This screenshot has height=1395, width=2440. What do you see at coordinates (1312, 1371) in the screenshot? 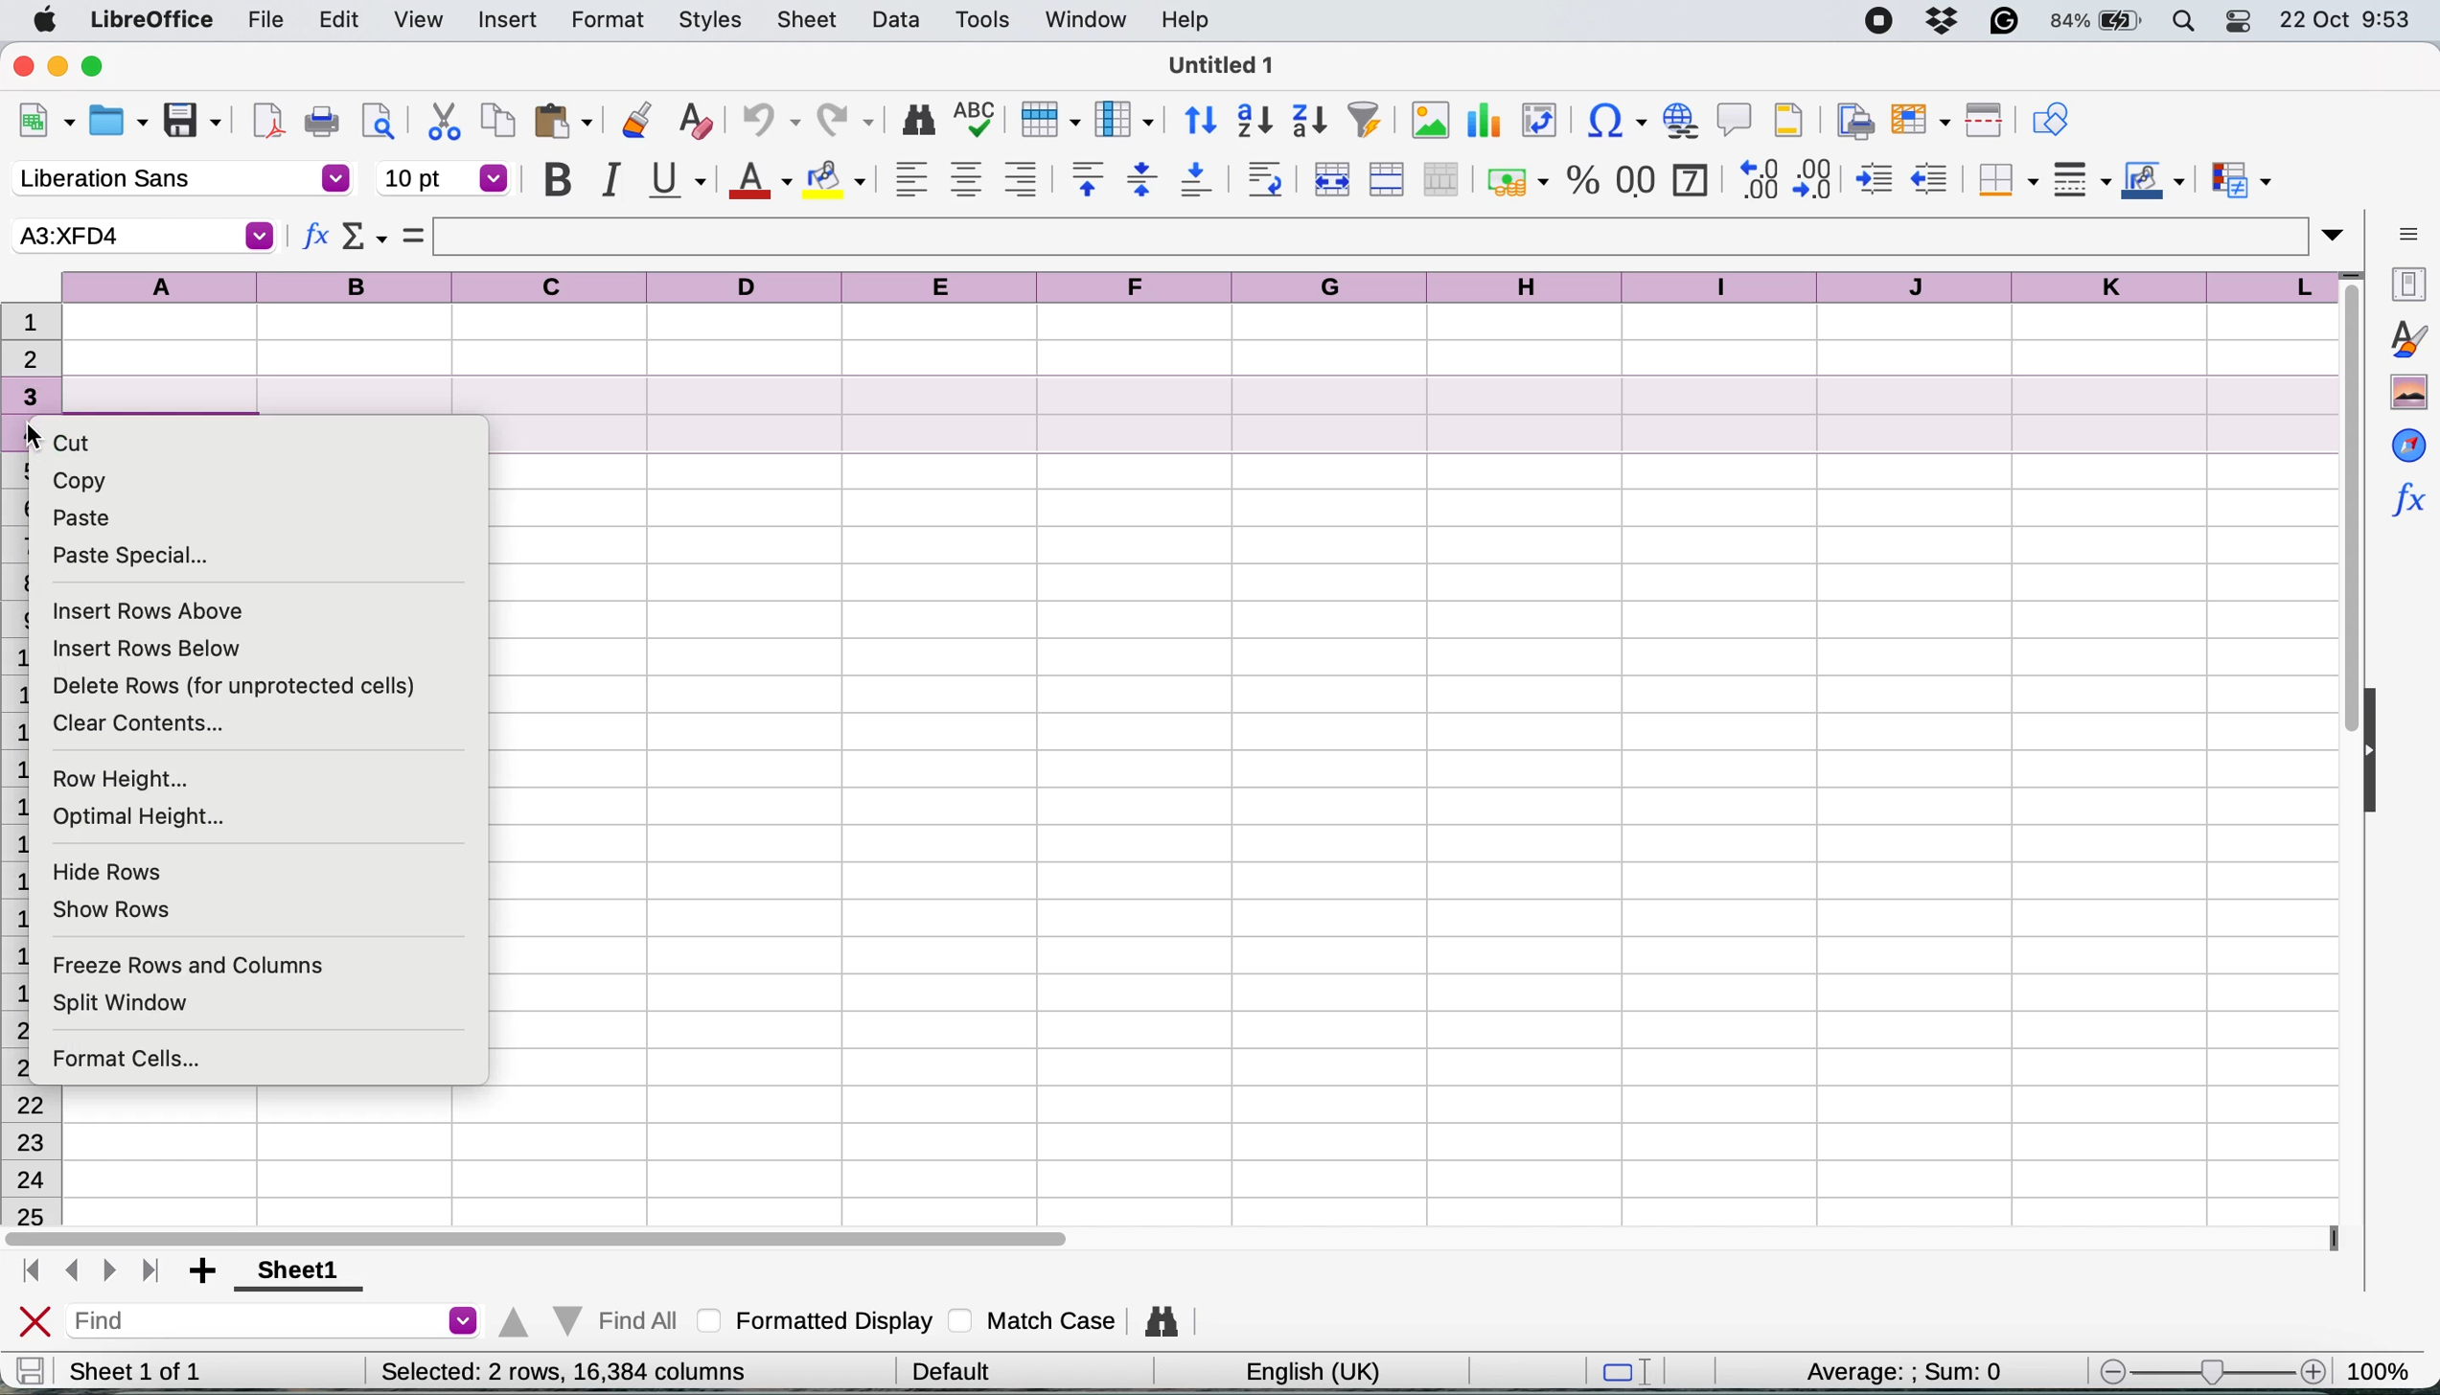
I see `english uk` at bounding box center [1312, 1371].